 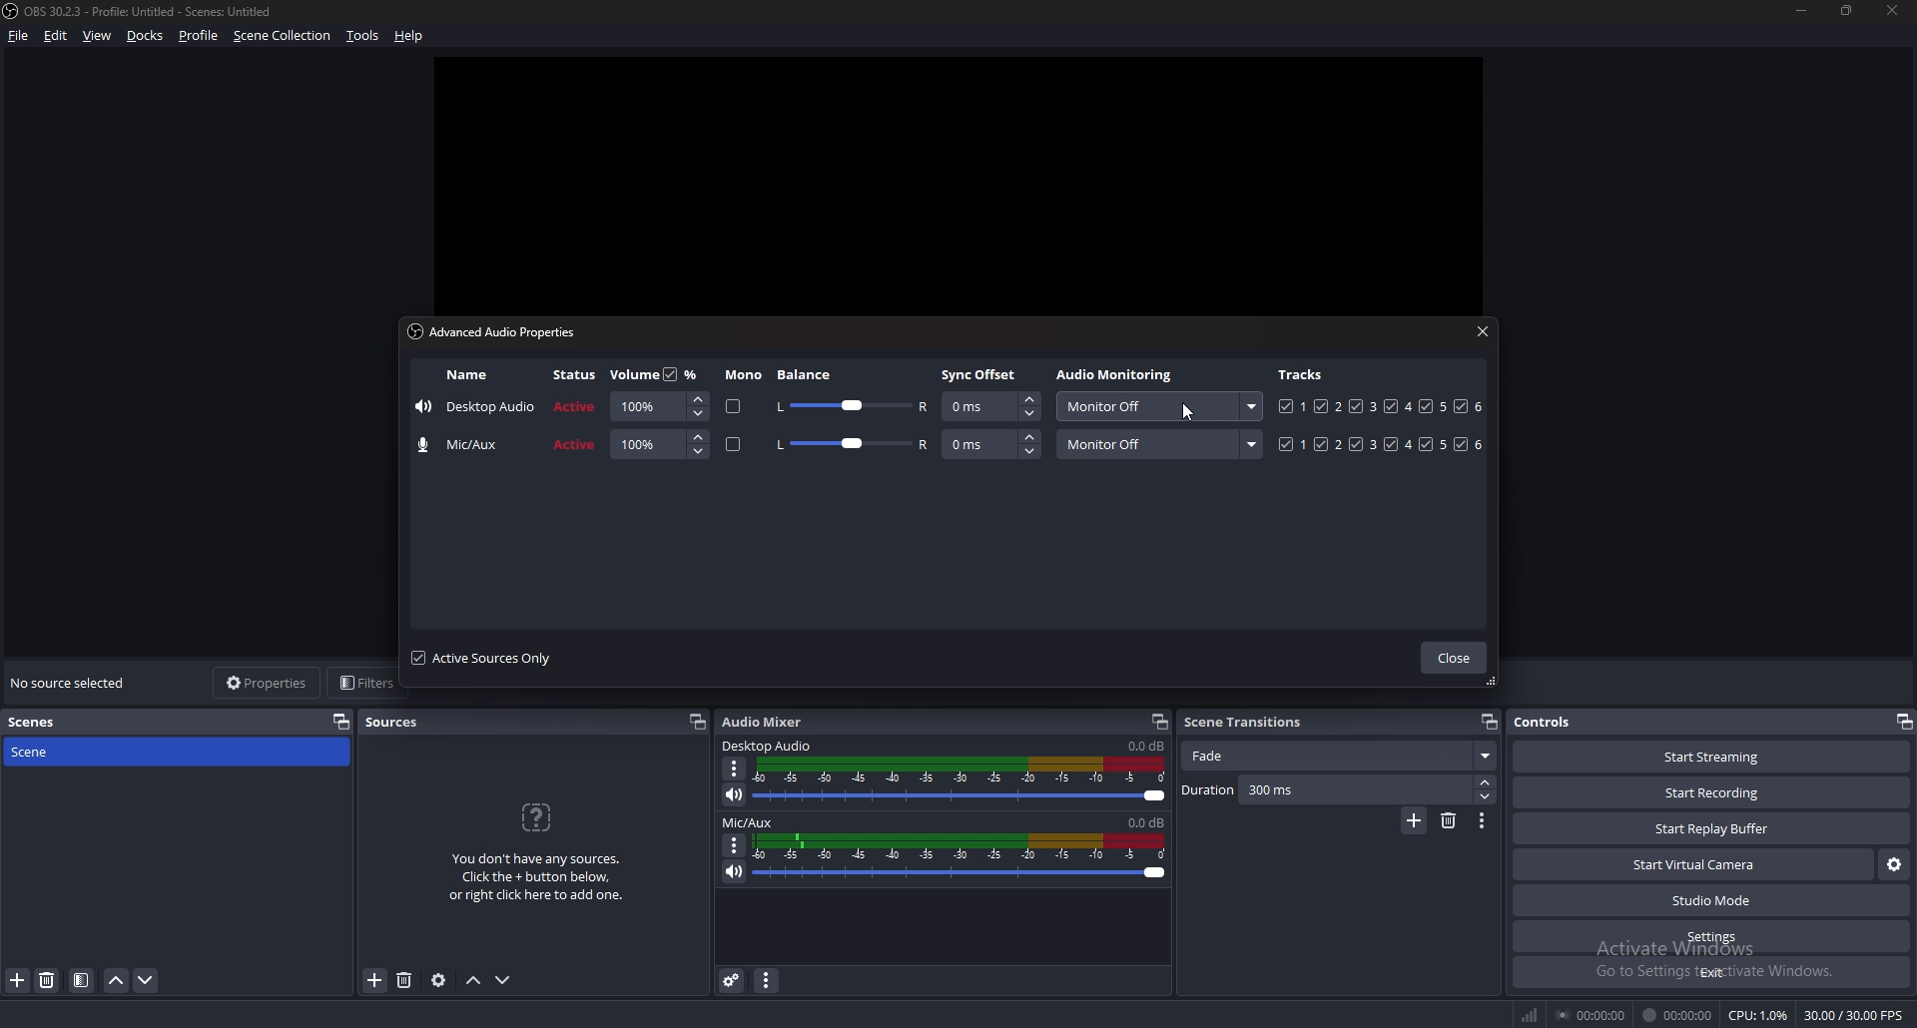 What do you see at coordinates (405, 979) in the screenshot?
I see `remove source` at bounding box center [405, 979].